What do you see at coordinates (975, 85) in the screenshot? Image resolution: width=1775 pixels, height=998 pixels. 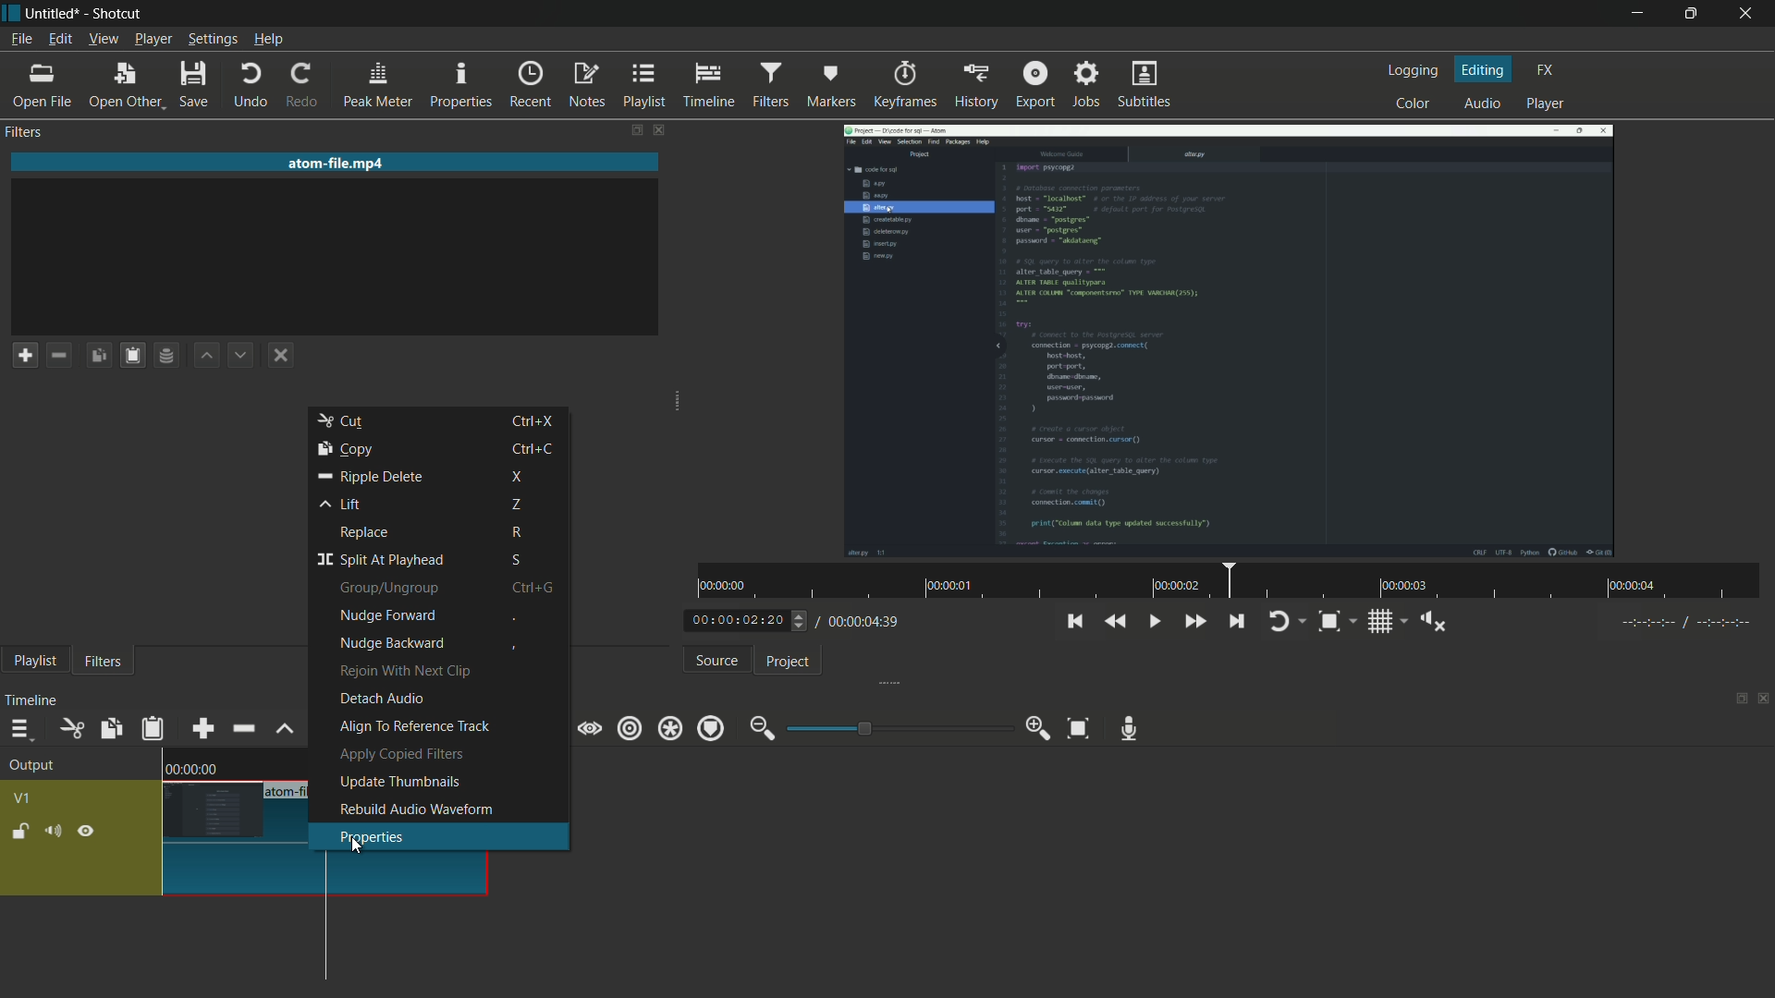 I see `history` at bounding box center [975, 85].